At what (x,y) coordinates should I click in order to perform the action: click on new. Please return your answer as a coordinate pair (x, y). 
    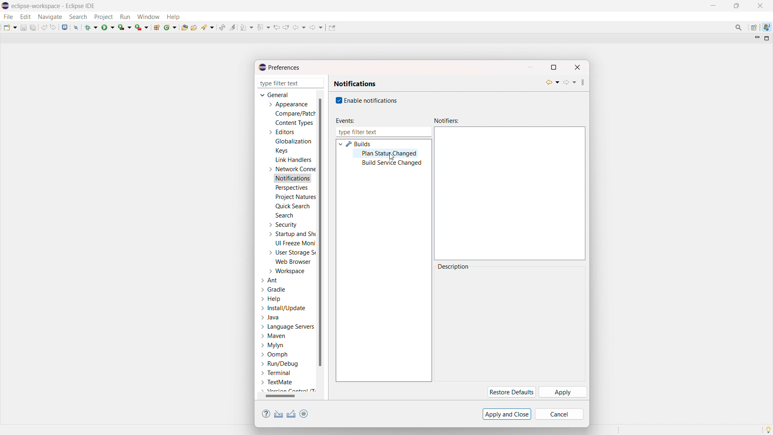
    Looking at the image, I should click on (10, 27).